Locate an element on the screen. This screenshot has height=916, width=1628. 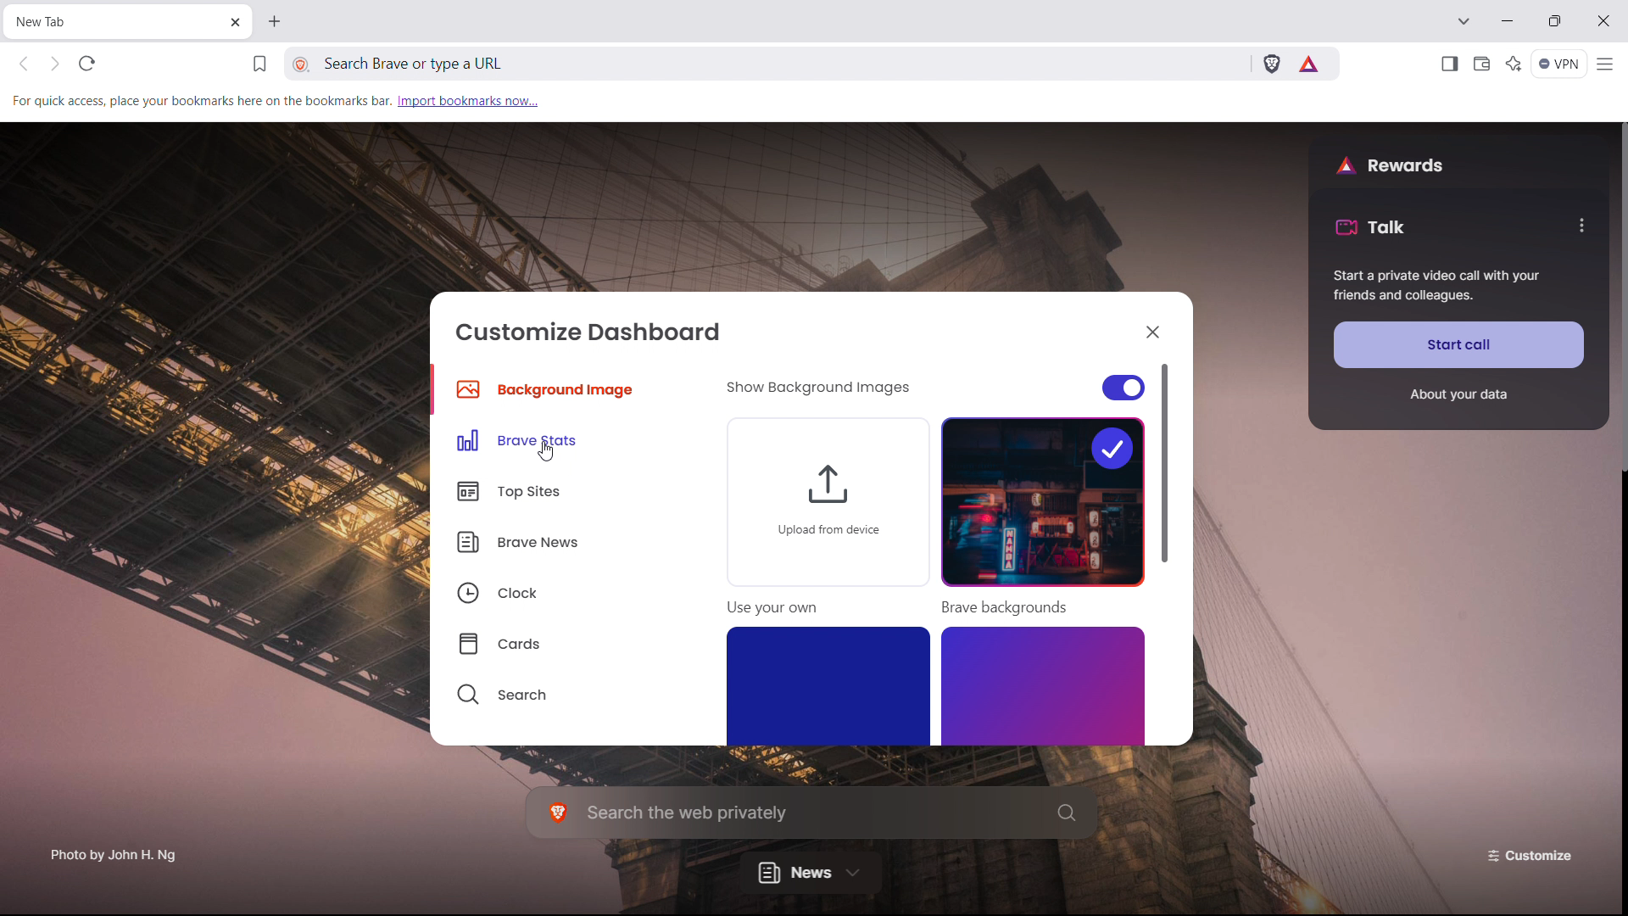
close is located at coordinates (1602, 21).